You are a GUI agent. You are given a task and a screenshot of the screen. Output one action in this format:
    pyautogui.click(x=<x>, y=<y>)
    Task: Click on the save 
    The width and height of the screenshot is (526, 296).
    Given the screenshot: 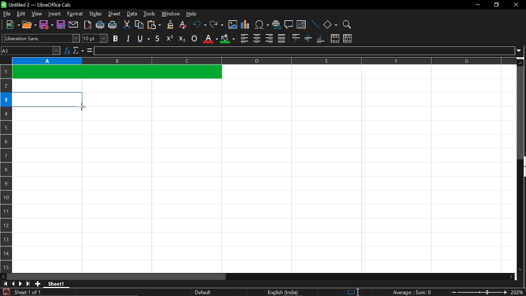 What is the action you would take?
    pyautogui.click(x=5, y=292)
    